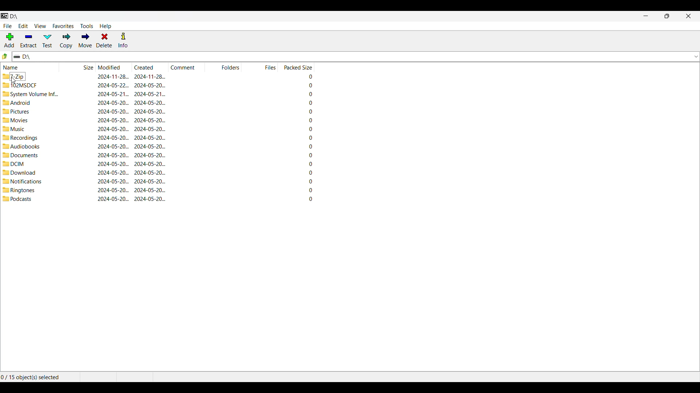 This screenshot has height=393, width=700. I want to click on File, so click(8, 26).